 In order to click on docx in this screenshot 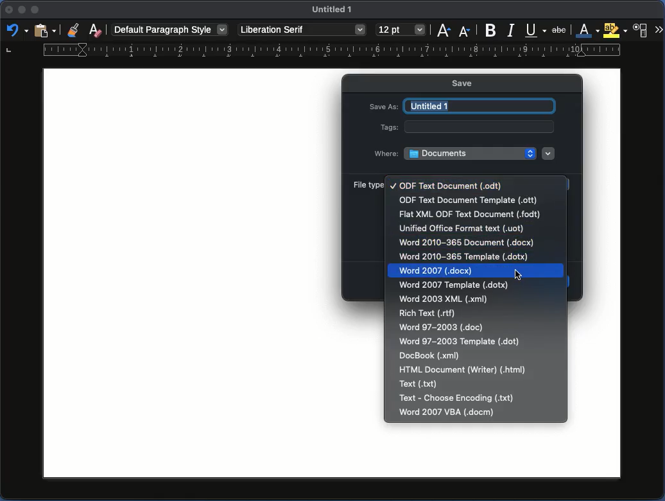, I will do `click(474, 271)`.